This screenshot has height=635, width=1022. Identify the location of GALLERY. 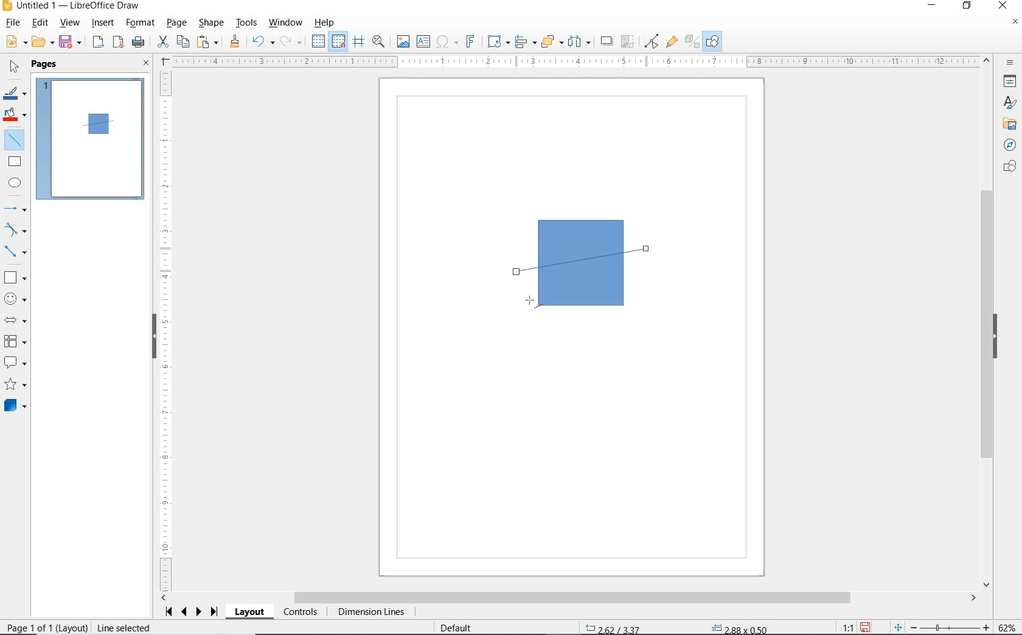
(1008, 123).